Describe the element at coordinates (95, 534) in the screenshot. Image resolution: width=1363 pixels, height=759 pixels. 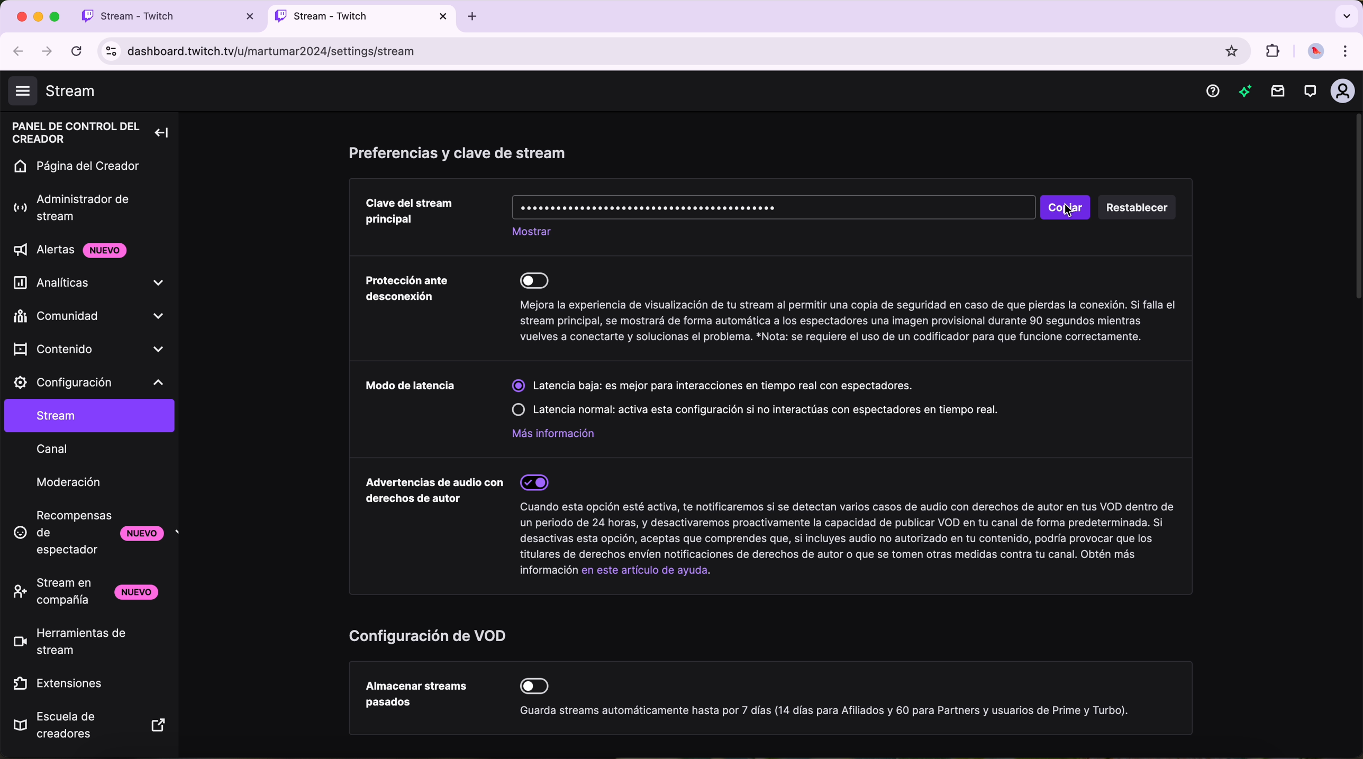
I see `viewer rewards` at that location.